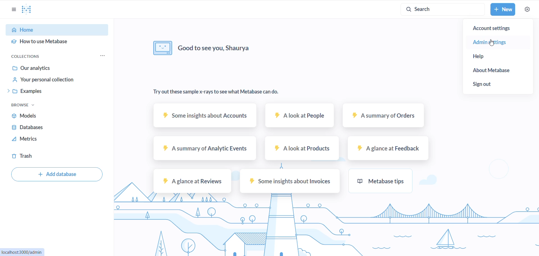  What do you see at coordinates (13, 9) in the screenshot?
I see `OPTIONS` at bounding box center [13, 9].